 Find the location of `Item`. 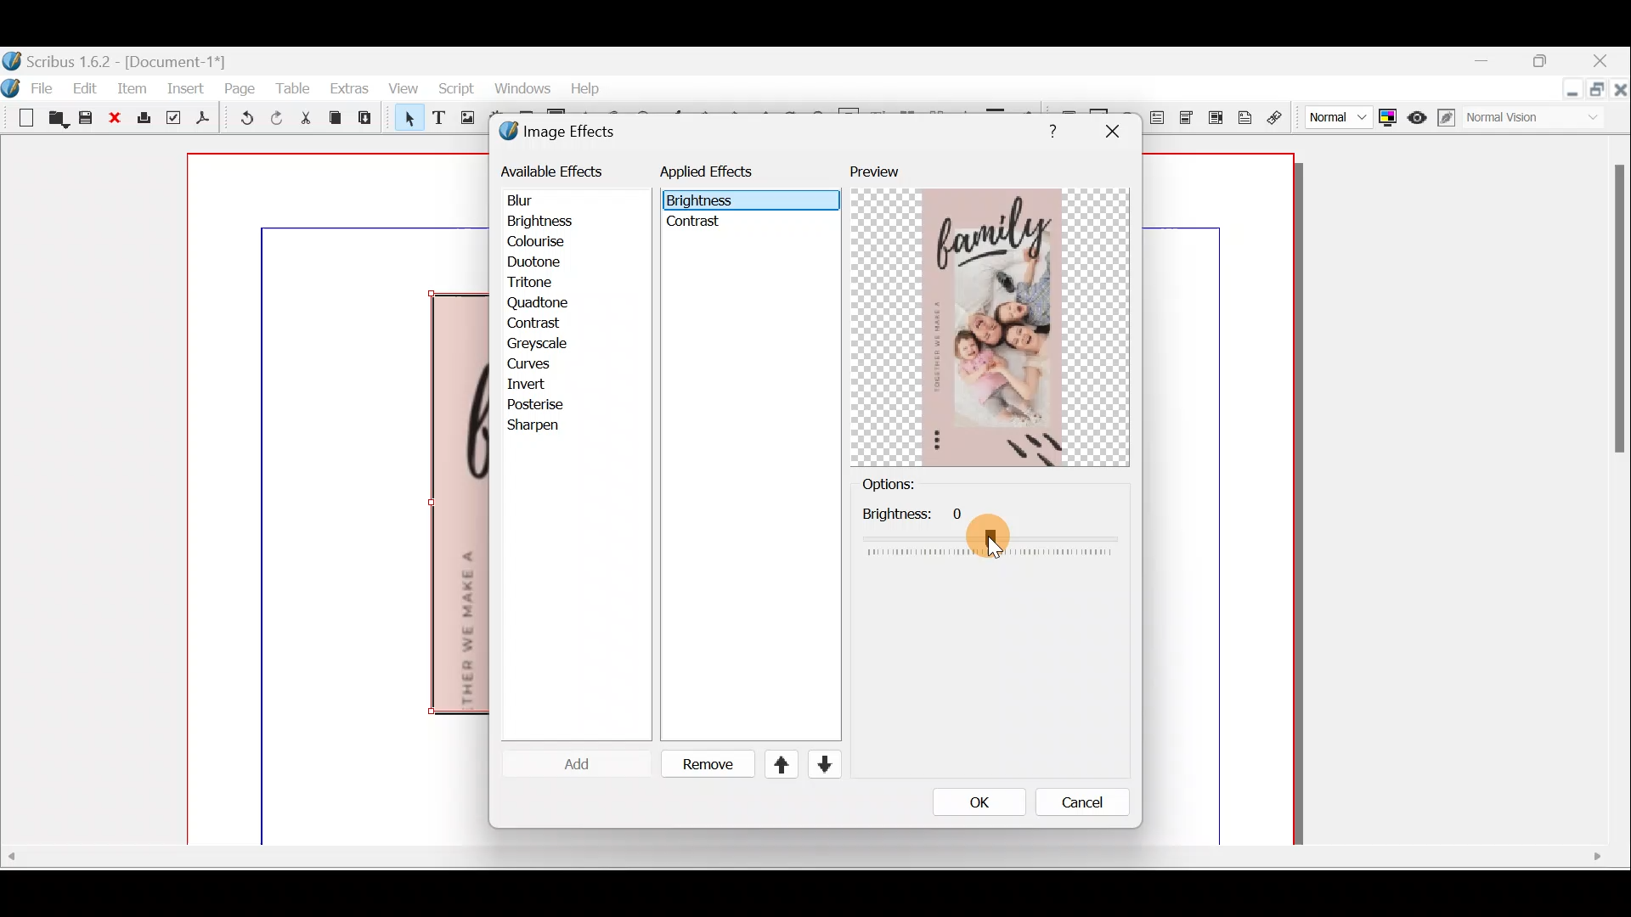

Item is located at coordinates (128, 89).